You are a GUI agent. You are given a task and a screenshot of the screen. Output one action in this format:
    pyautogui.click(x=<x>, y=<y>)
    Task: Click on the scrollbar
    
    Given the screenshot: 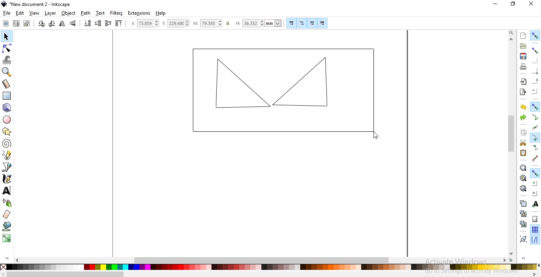 What is the action you would take?
    pyautogui.click(x=265, y=260)
    